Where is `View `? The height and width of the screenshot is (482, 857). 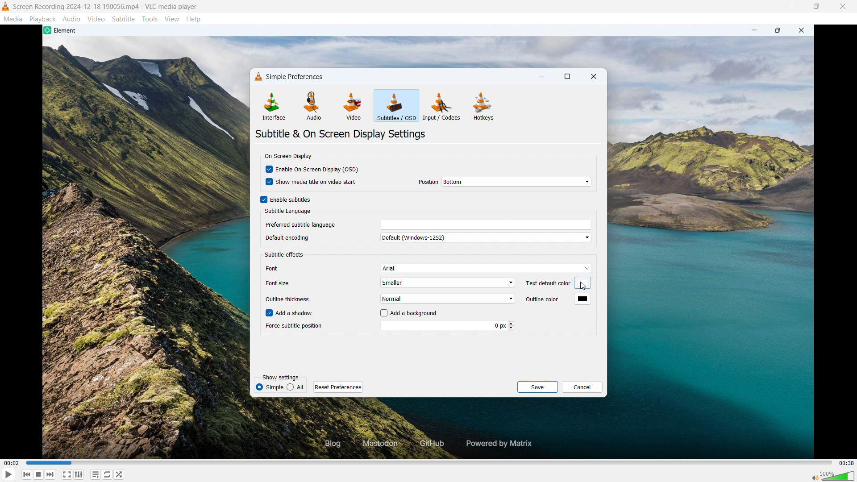 View  is located at coordinates (172, 19).